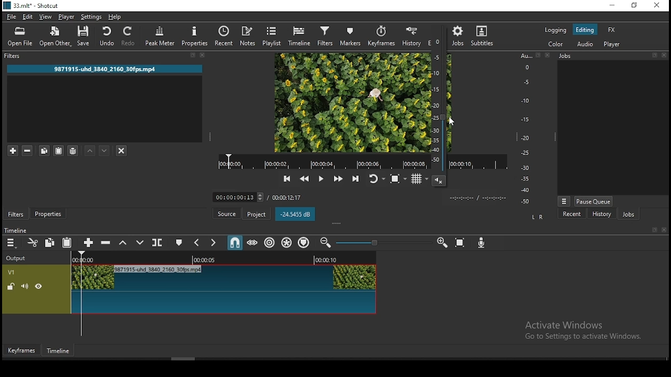  I want to click on lift, so click(123, 243).